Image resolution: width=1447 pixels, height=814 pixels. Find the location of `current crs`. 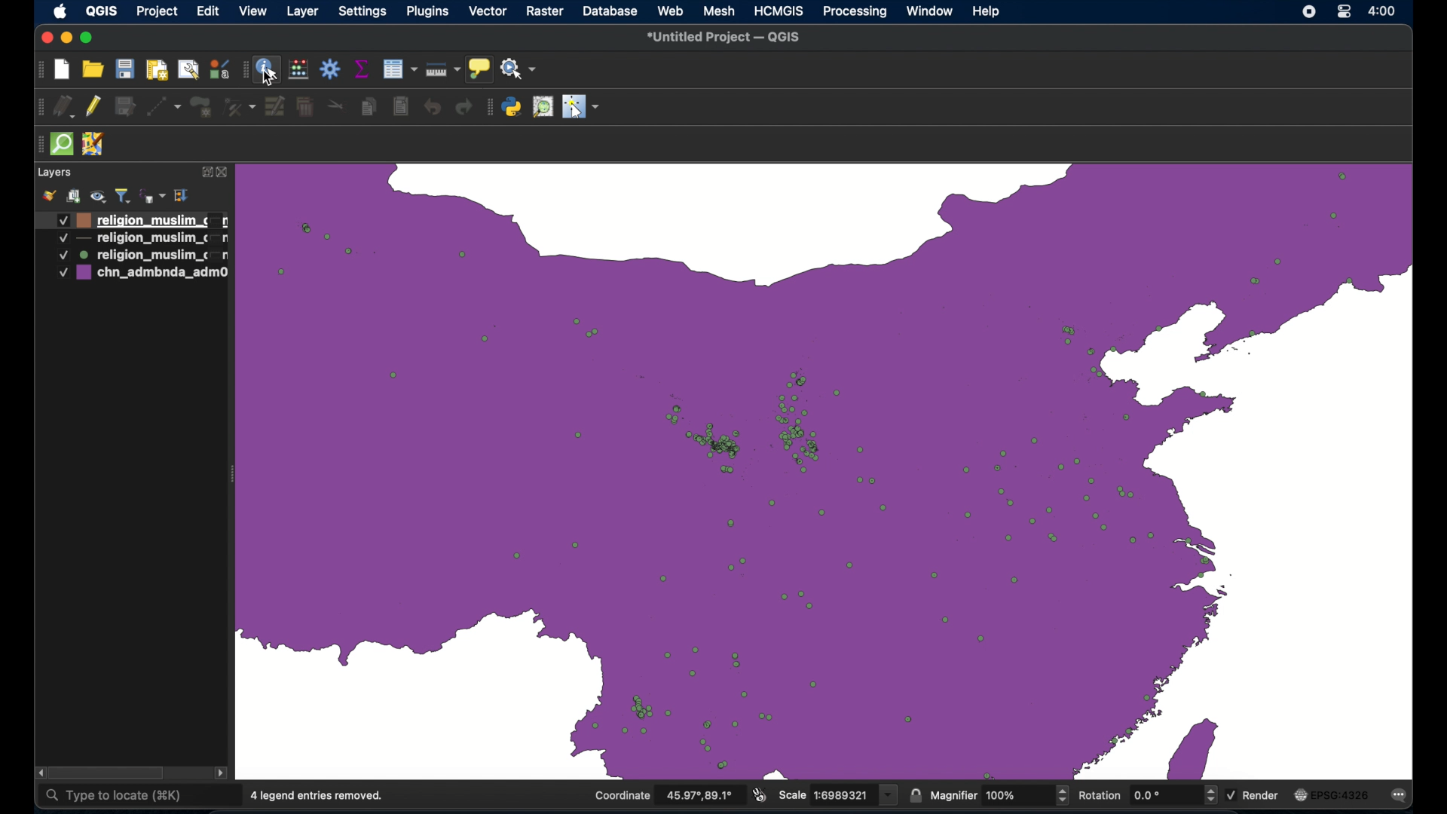

current crs is located at coordinates (1332, 794).